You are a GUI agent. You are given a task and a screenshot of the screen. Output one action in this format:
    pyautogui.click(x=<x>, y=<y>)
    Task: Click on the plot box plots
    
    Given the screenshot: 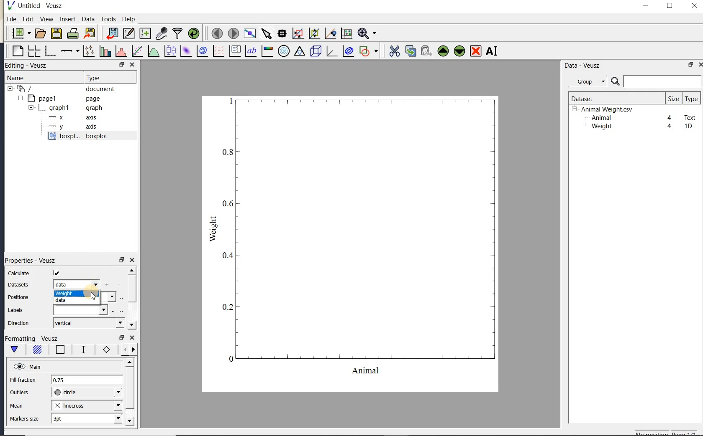 What is the action you would take?
    pyautogui.click(x=169, y=51)
    